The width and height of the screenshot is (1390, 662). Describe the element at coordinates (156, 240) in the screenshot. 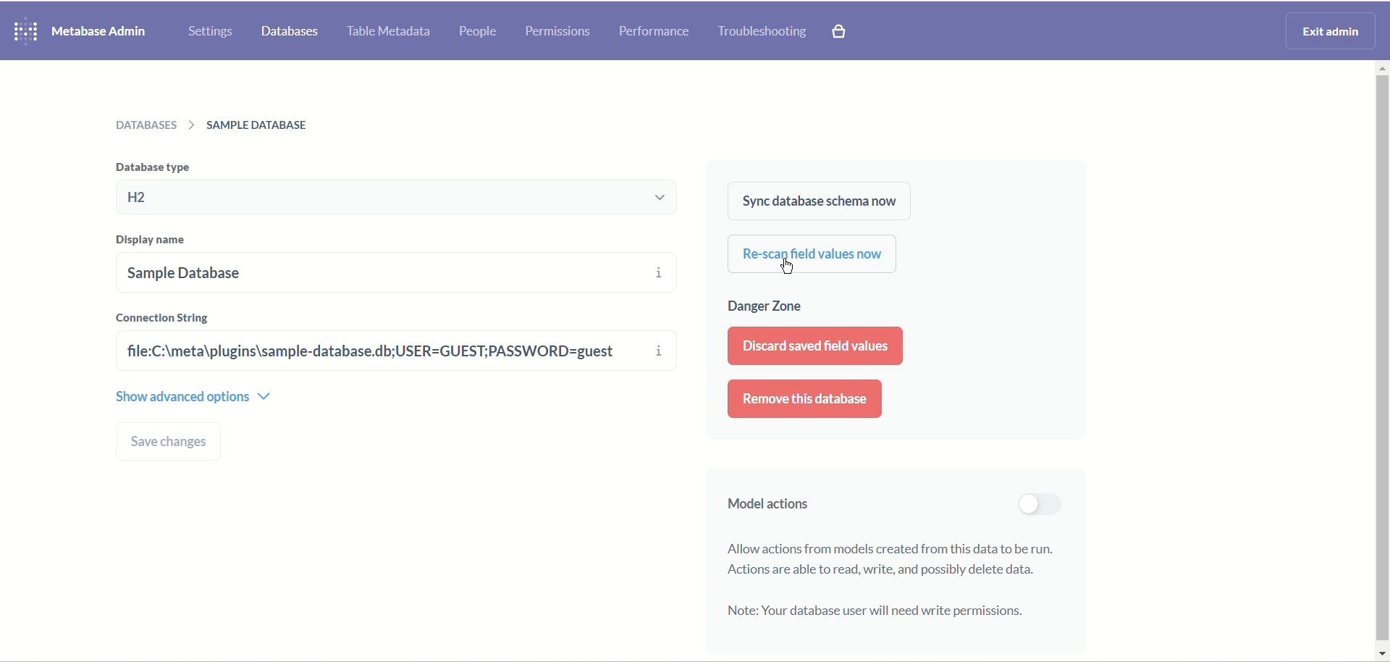

I see `display name` at that location.